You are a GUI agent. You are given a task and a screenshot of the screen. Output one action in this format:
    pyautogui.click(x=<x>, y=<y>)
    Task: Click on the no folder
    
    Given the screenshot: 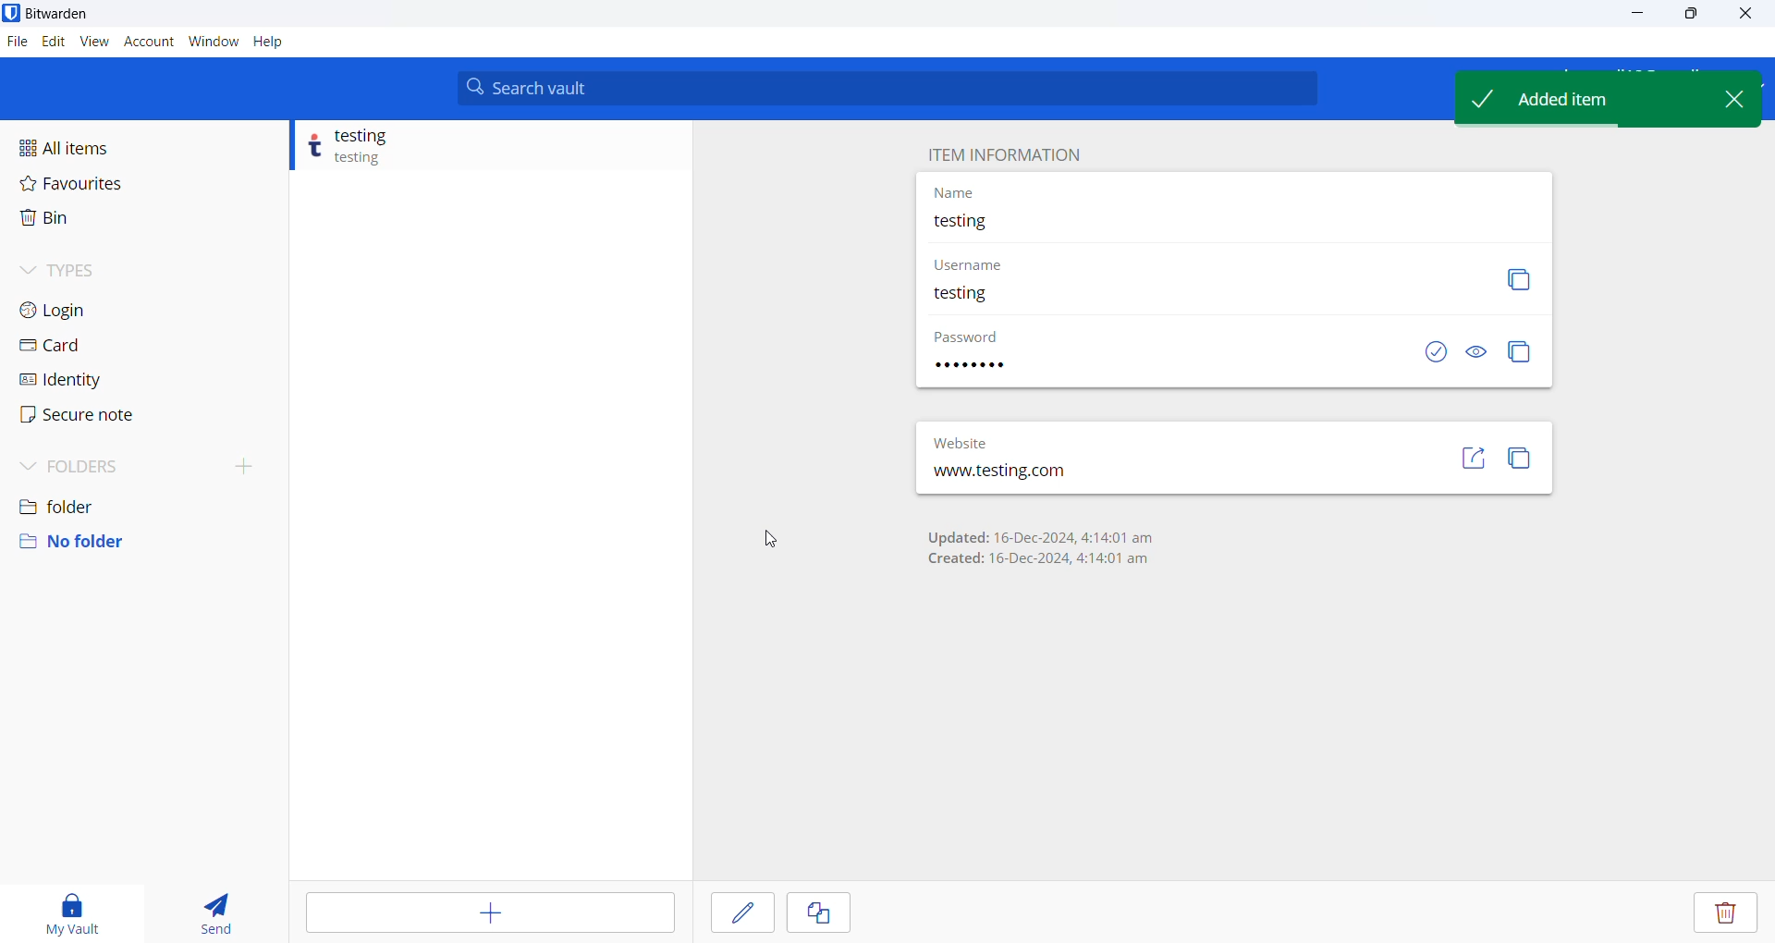 What is the action you would take?
    pyautogui.click(x=130, y=541)
    